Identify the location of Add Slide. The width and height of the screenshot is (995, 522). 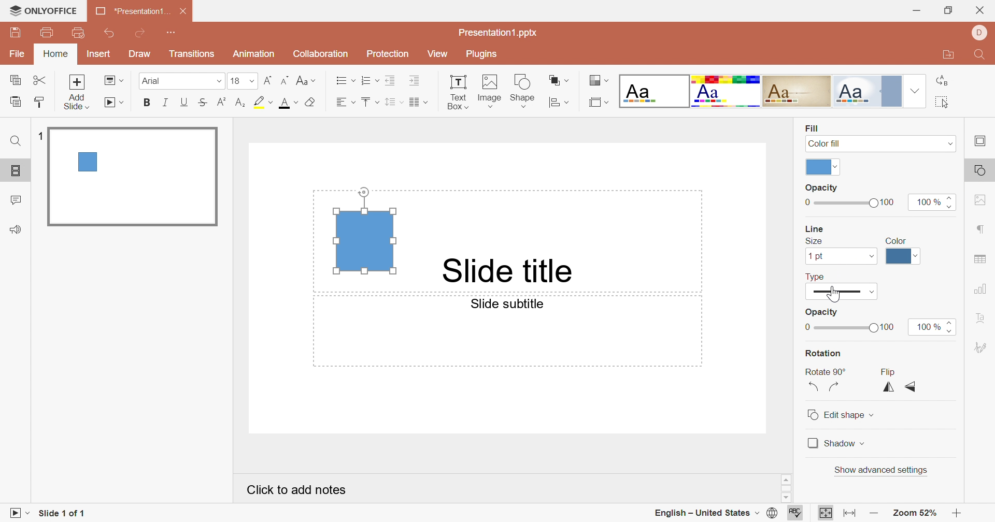
(79, 92).